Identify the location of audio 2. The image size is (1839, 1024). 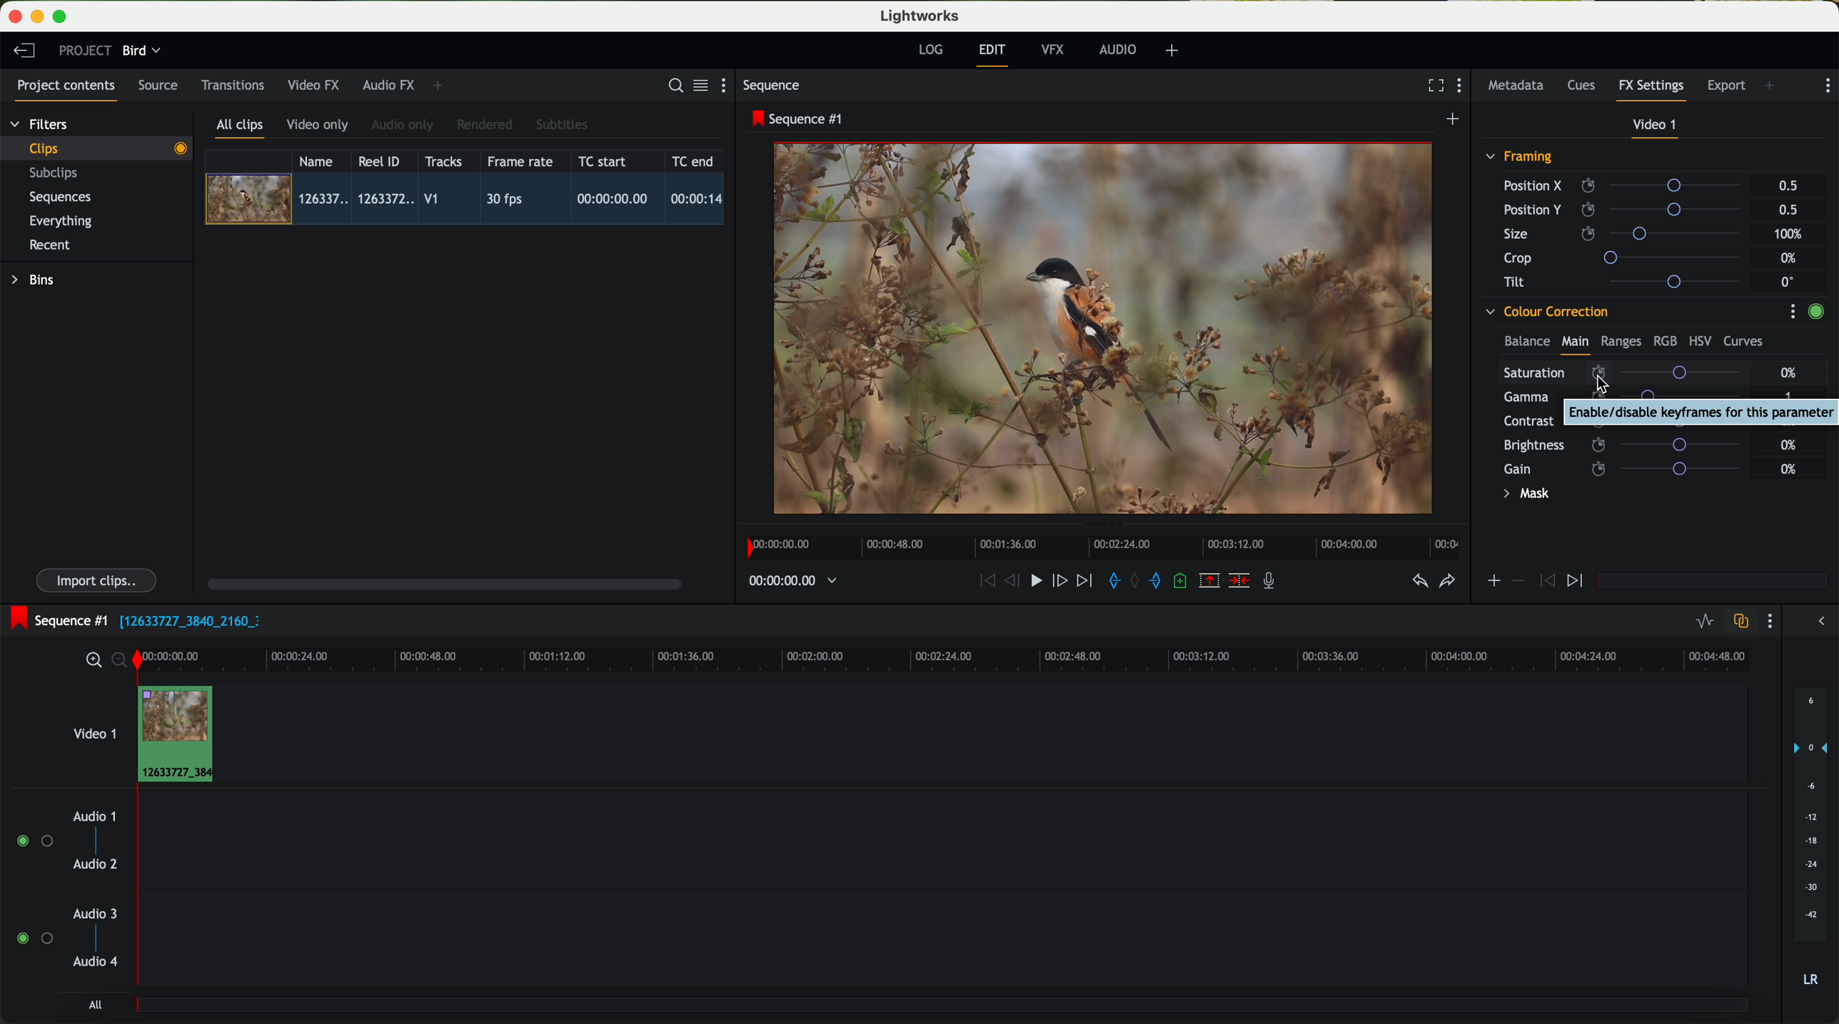
(96, 865).